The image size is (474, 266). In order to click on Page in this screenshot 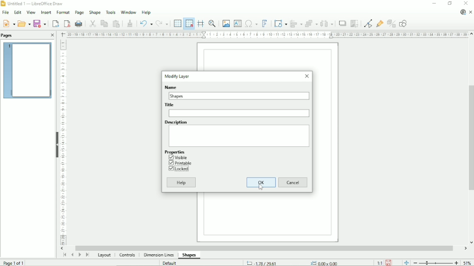, I will do `click(79, 13)`.